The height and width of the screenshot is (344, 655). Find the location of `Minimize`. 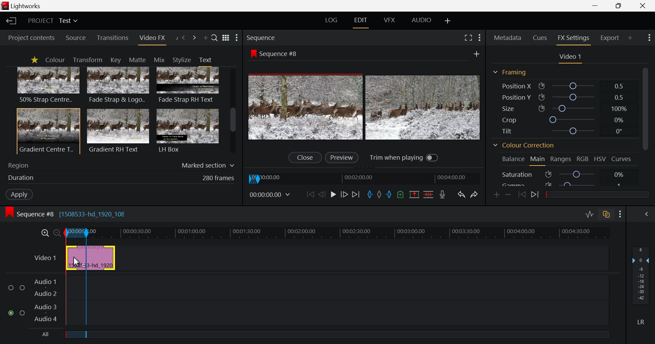

Minimize is located at coordinates (620, 6).